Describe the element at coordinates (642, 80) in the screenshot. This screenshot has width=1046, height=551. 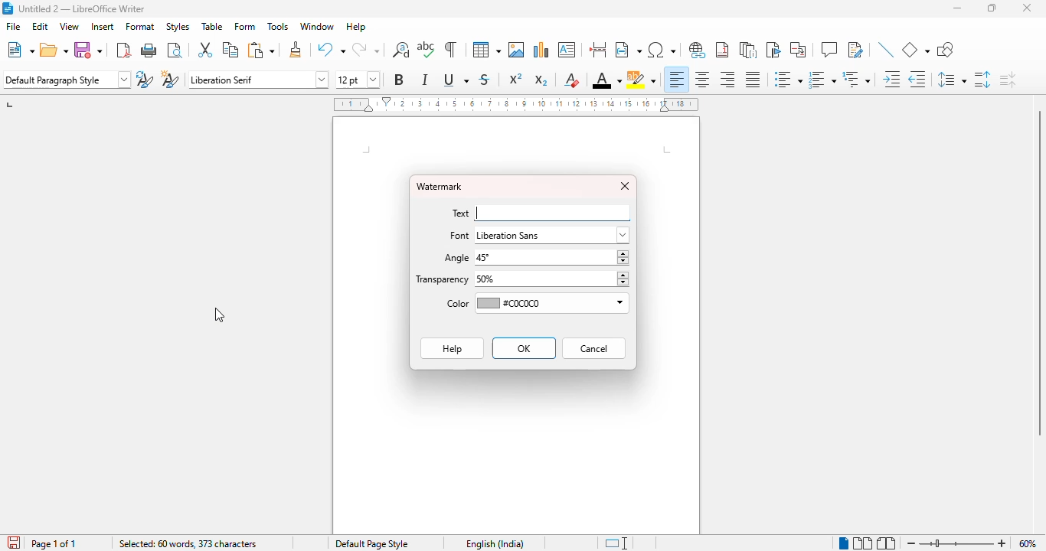
I see `character highlighting color` at that location.